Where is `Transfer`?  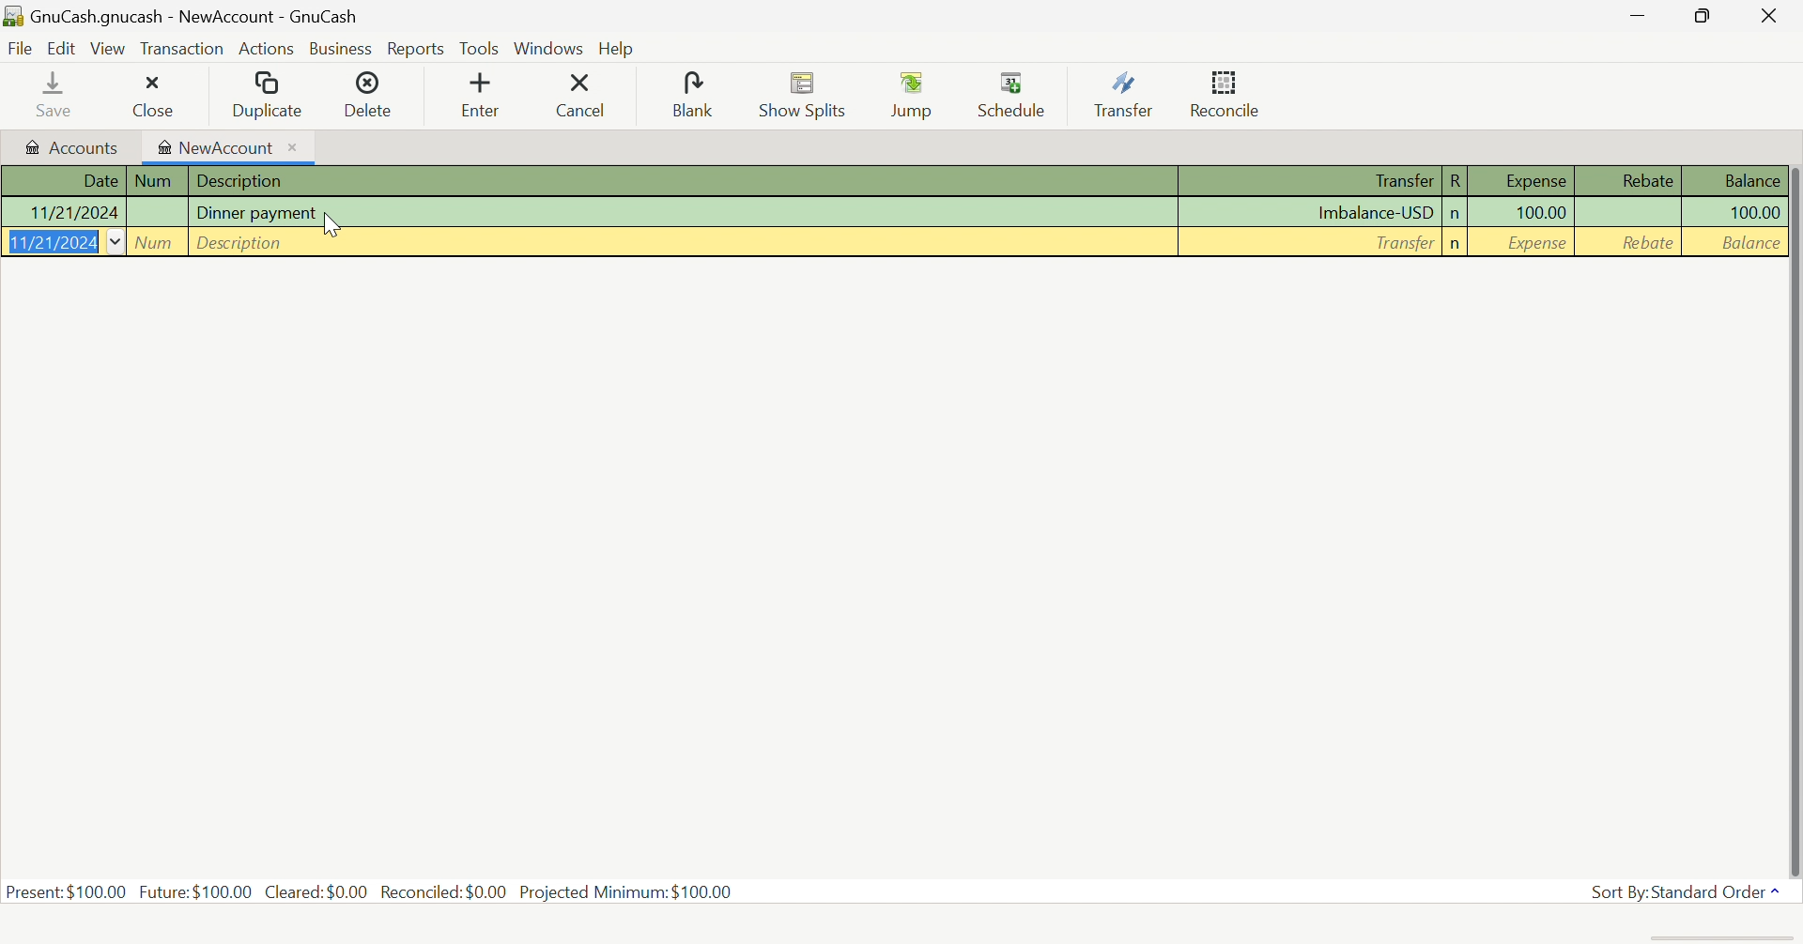
Transfer is located at coordinates (1400, 244).